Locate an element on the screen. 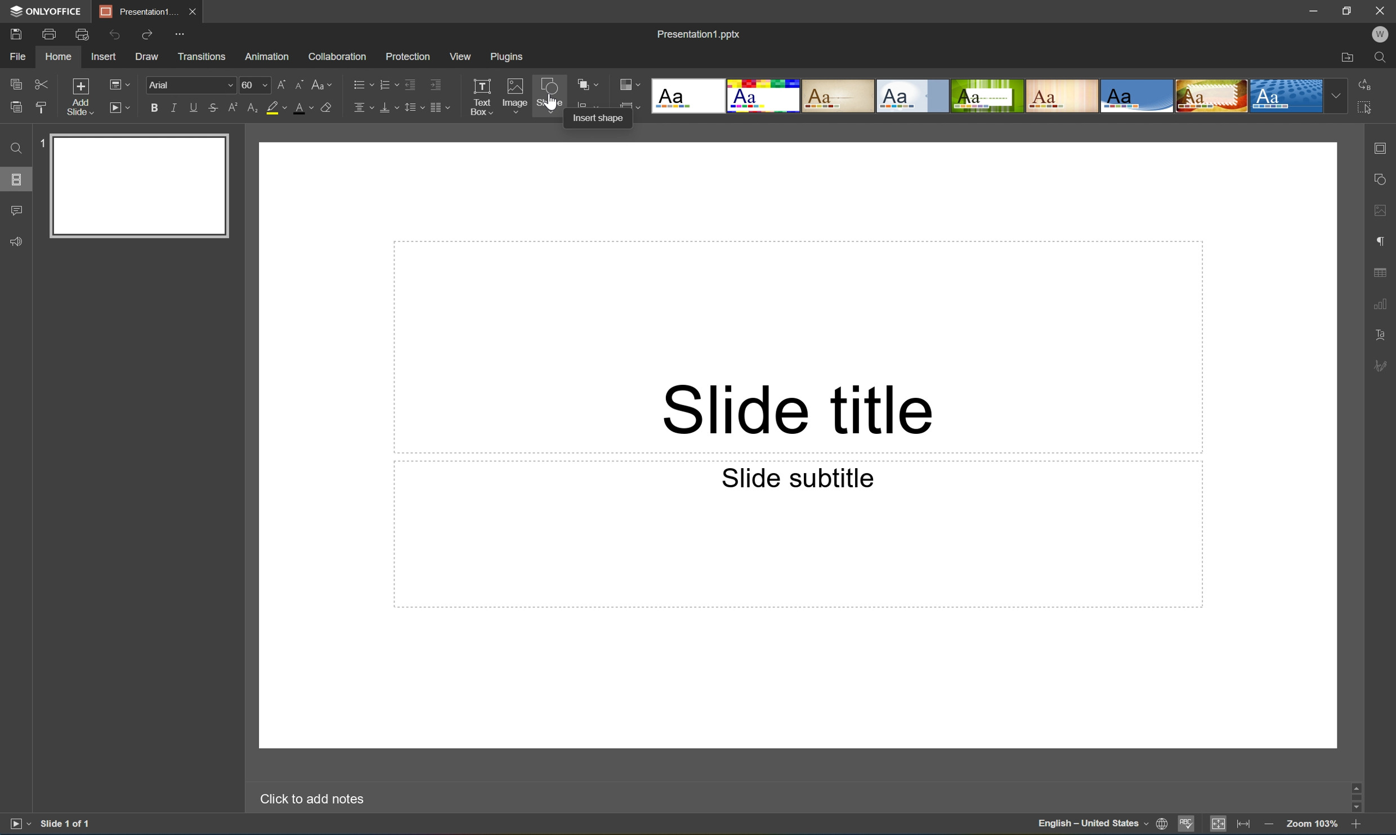  Slide title is located at coordinates (793, 405).